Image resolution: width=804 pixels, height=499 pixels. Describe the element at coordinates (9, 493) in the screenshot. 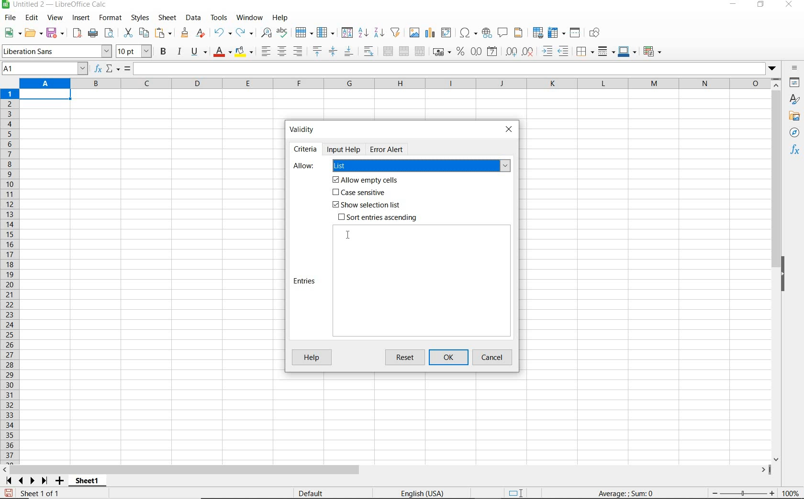

I see `save` at that location.